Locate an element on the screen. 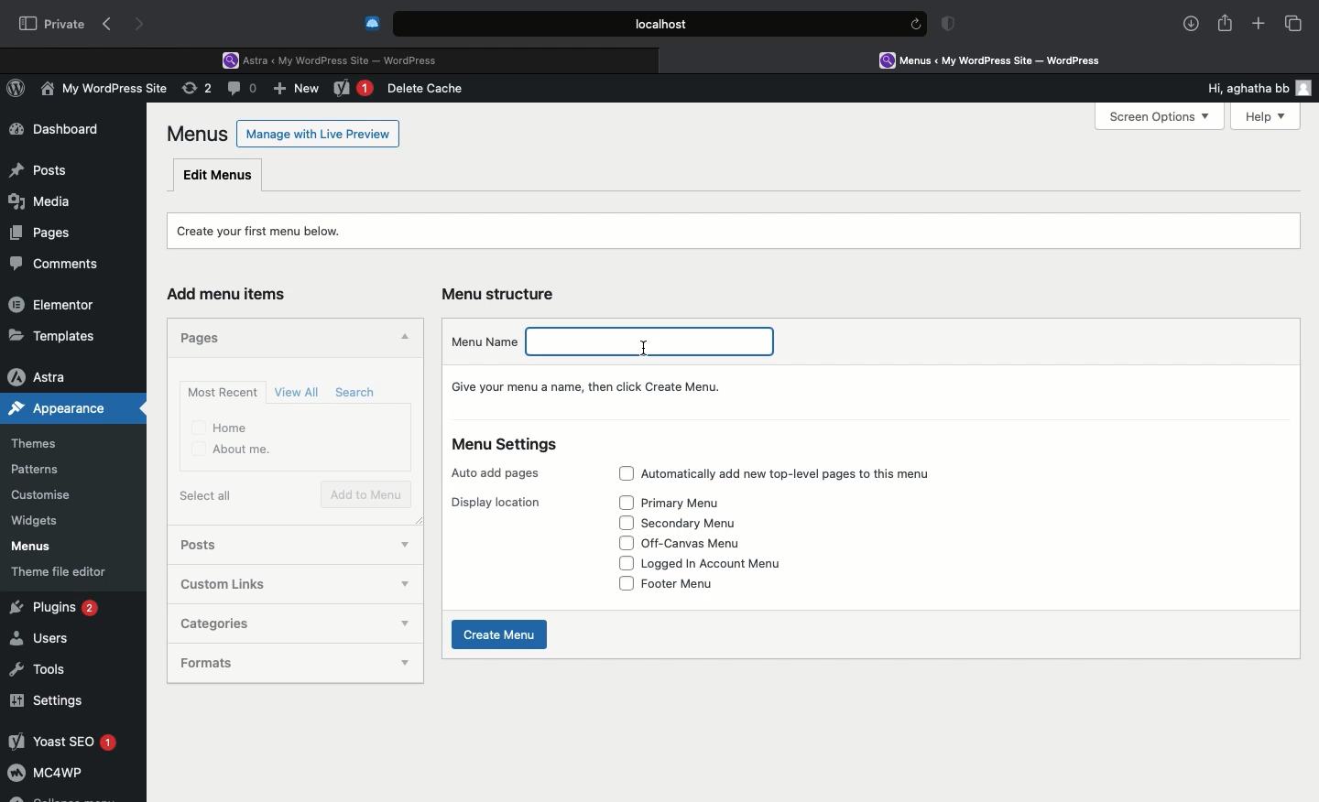 The width and height of the screenshot is (1319, 802). Astra < My WordPress Site - WordPress is located at coordinates (336, 59).